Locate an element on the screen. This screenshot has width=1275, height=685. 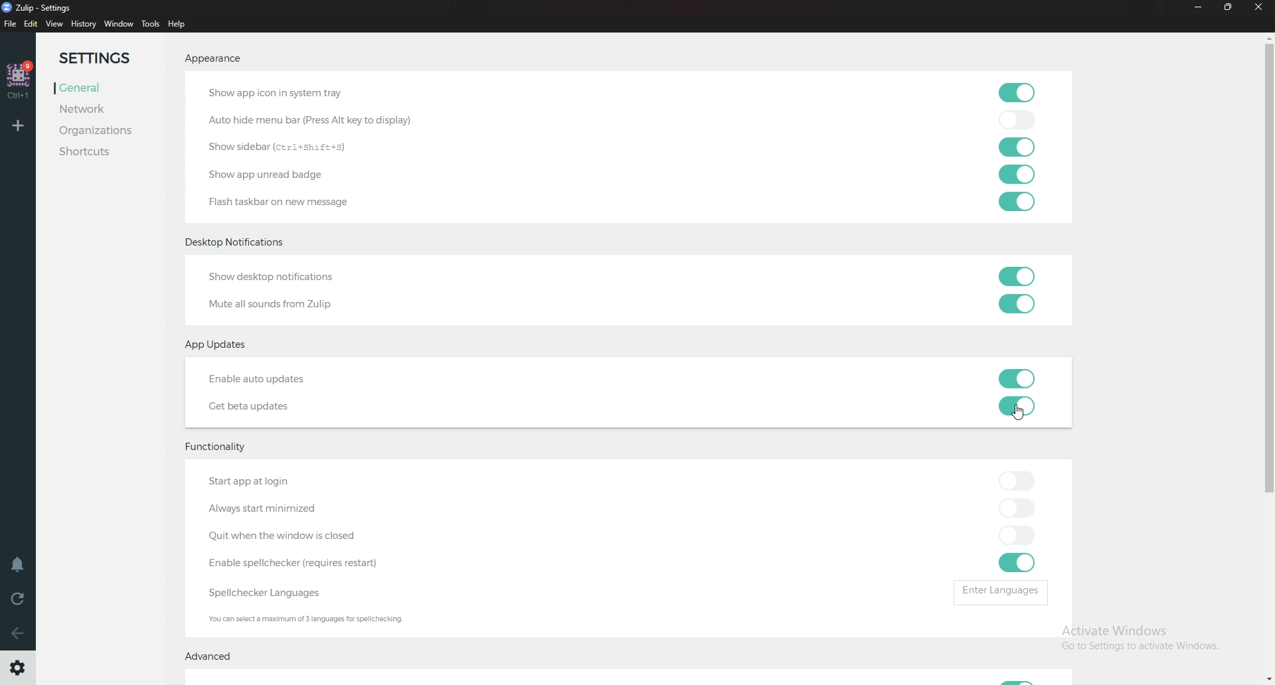
show desktop notifications is located at coordinates (309, 279).